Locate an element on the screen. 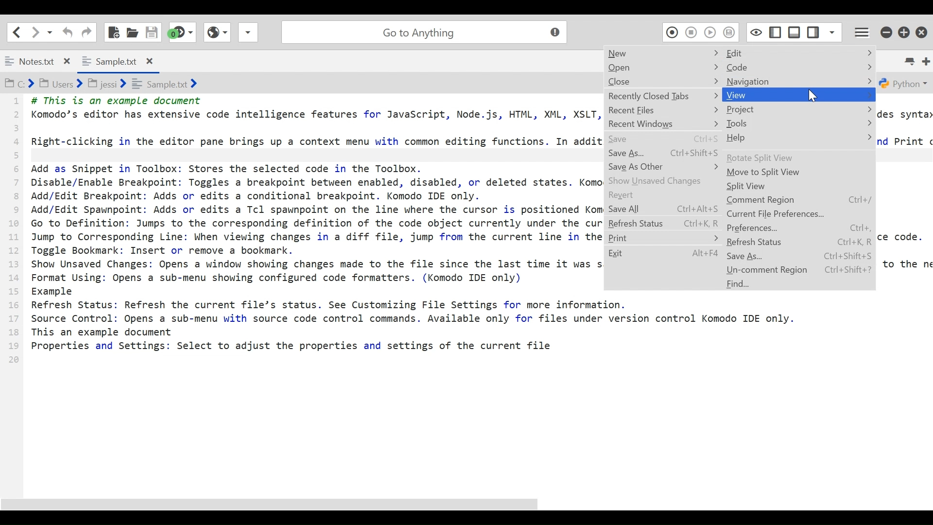  Go back one location is located at coordinates (18, 32).